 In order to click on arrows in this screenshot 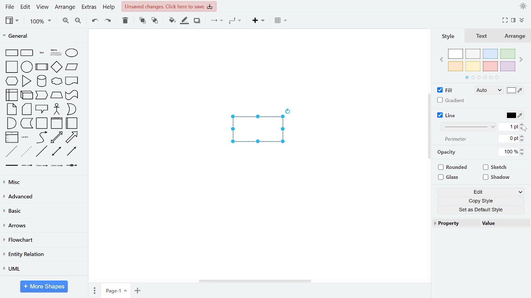, I will do `click(42, 226)`.